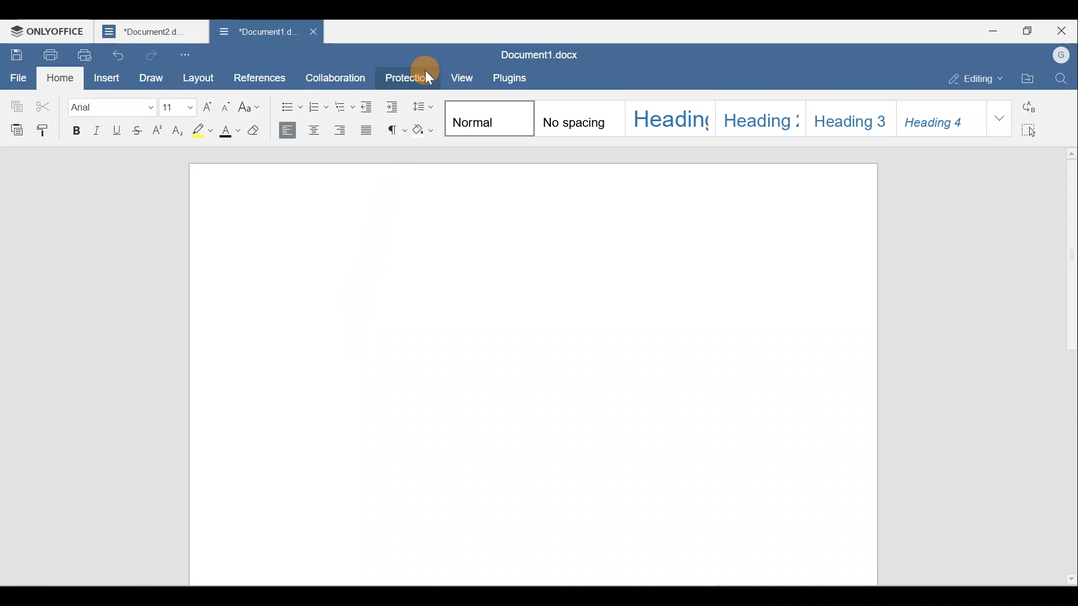 The image size is (1078, 606). I want to click on Copy, so click(14, 104).